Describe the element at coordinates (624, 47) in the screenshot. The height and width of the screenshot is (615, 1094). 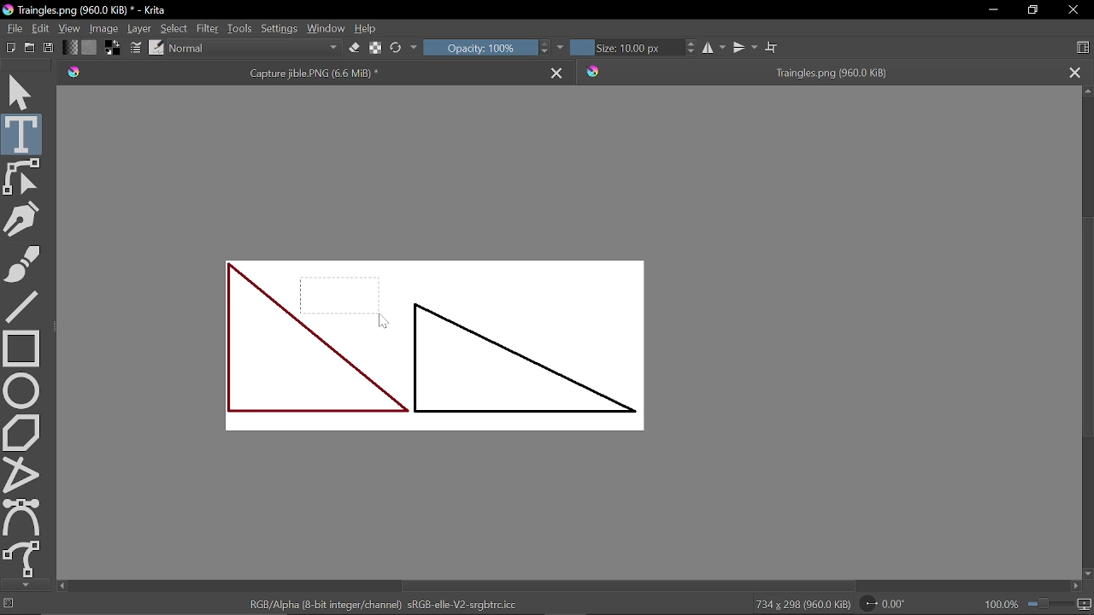
I see `Size` at that location.